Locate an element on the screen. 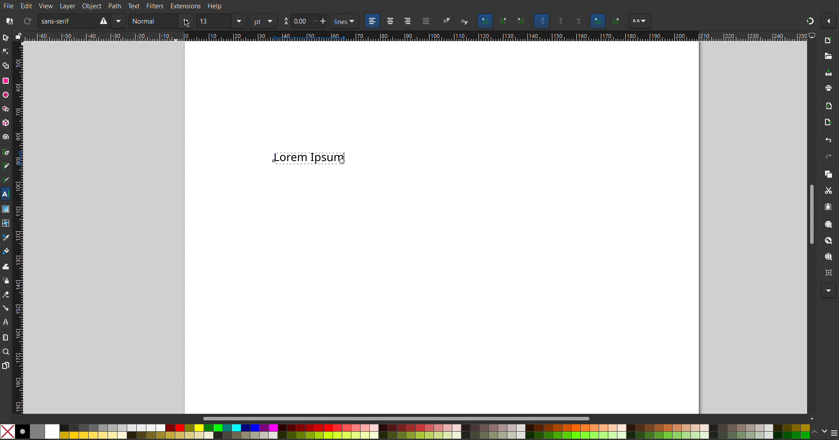 The image size is (839, 440). Font size is located at coordinates (221, 22).